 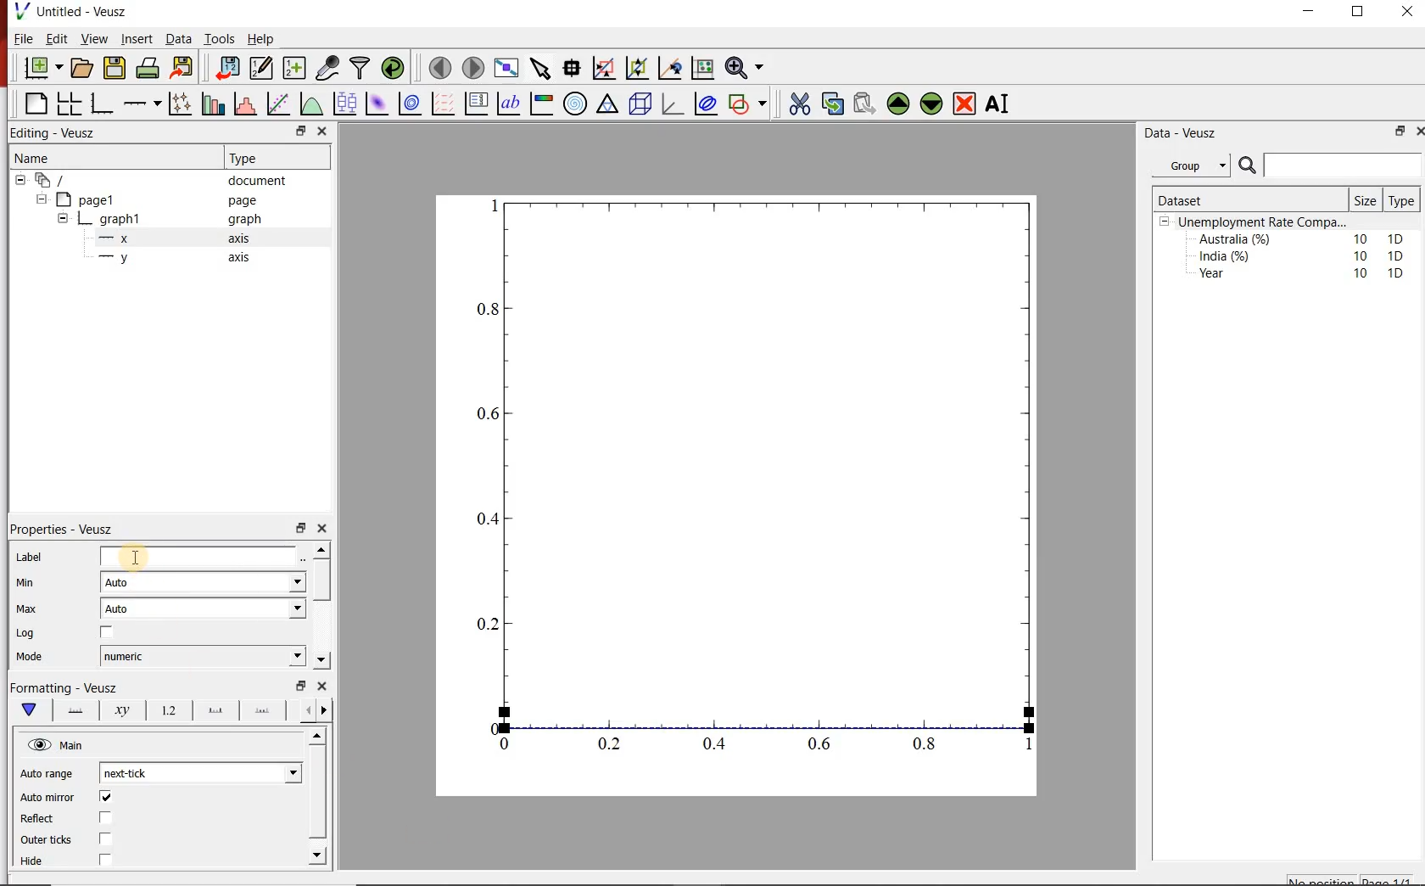 I want to click on y axis, so click(x=183, y=258).